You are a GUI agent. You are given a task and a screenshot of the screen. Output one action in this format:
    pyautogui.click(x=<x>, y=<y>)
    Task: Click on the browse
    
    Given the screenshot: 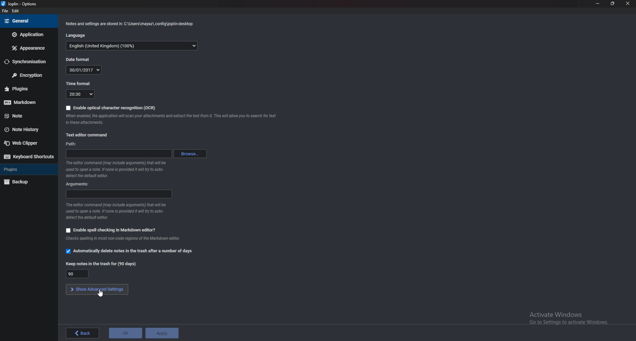 What is the action you would take?
    pyautogui.click(x=190, y=153)
    